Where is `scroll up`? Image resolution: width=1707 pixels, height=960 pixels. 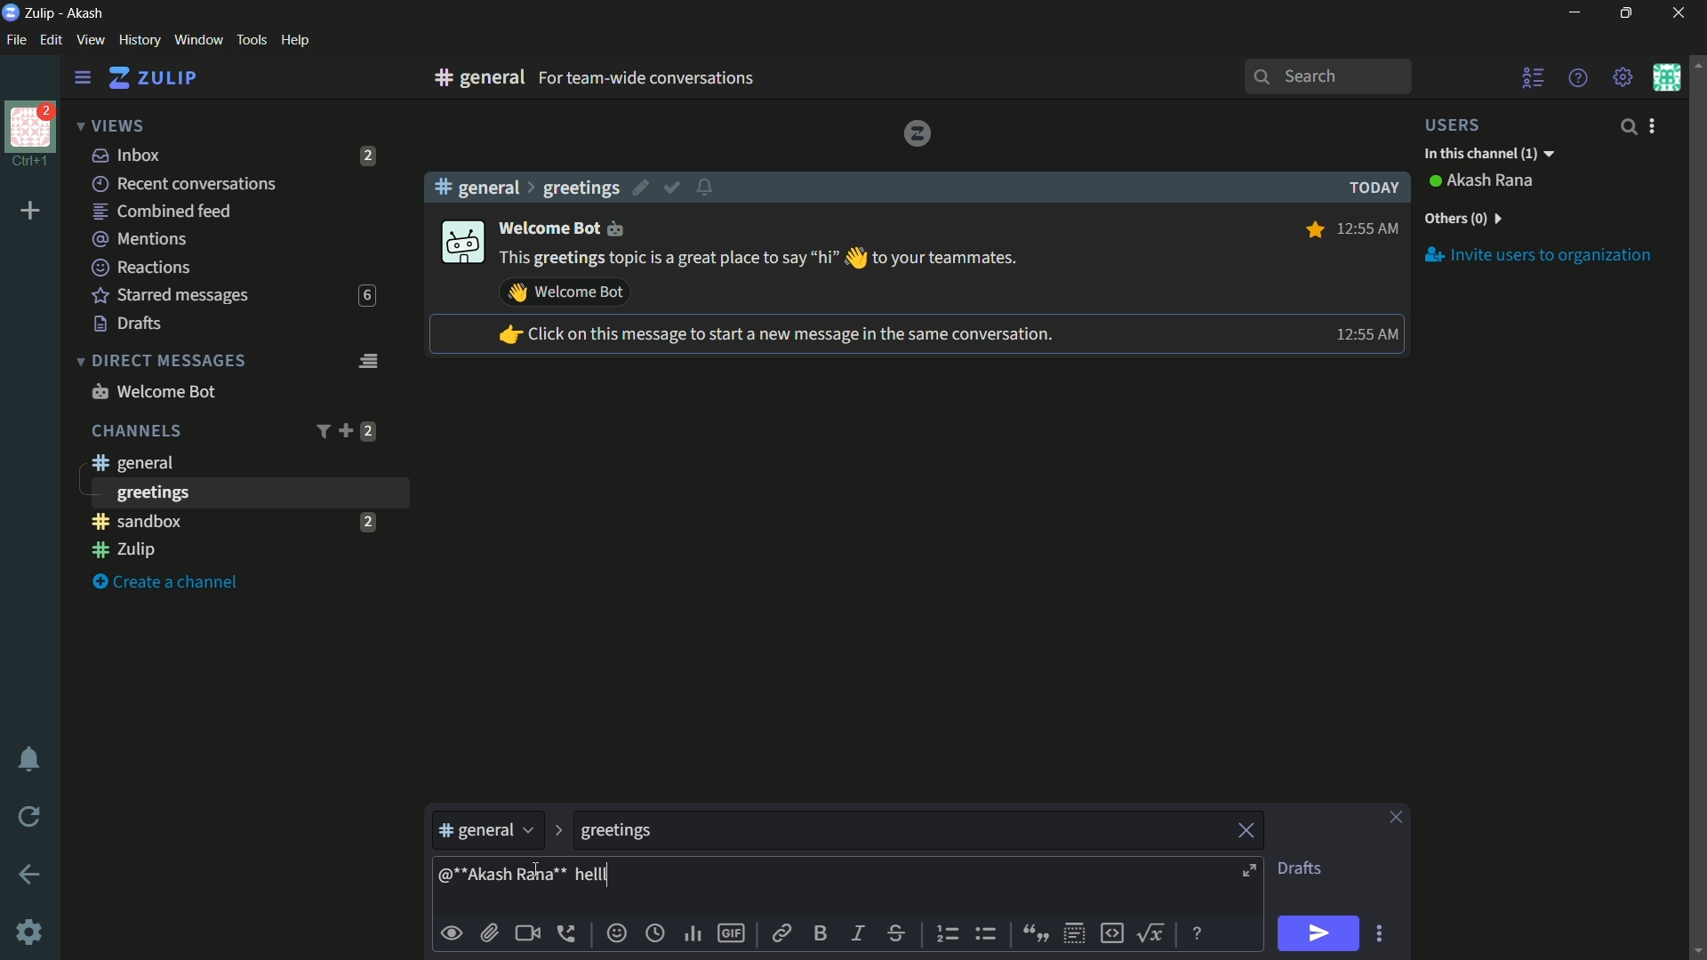 scroll up is located at coordinates (1696, 63).